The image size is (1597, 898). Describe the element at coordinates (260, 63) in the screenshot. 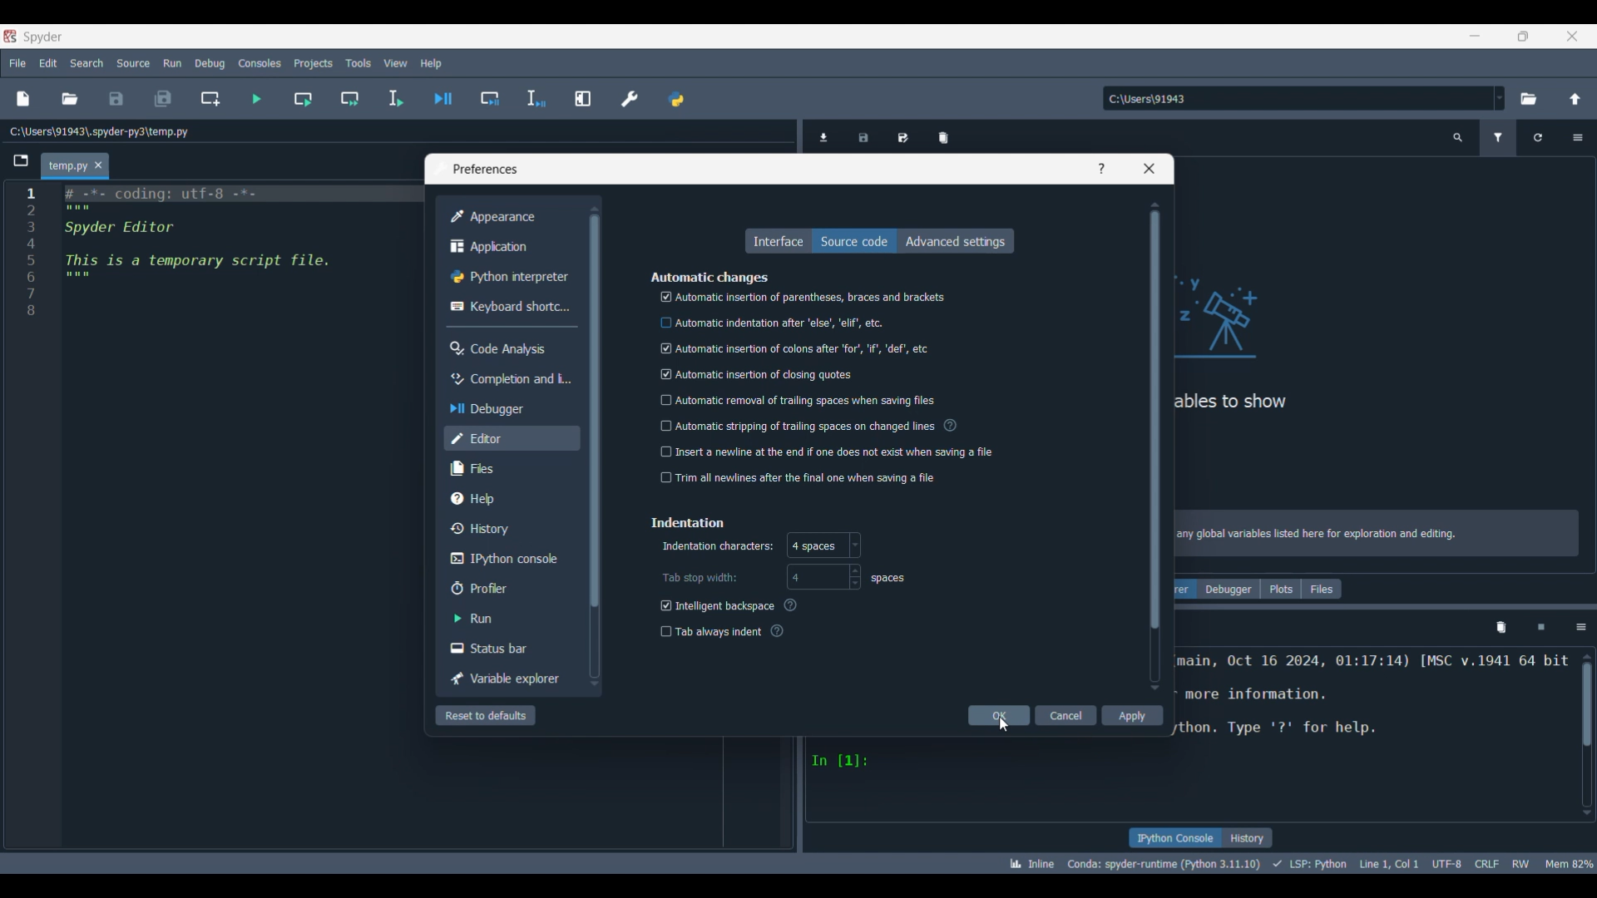

I see `Consoles menu` at that location.